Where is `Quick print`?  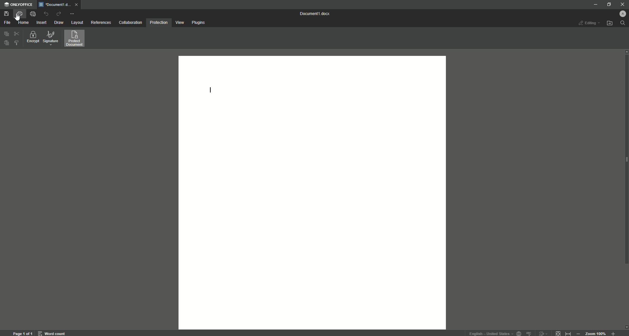
Quick print is located at coordinates (33, 14).